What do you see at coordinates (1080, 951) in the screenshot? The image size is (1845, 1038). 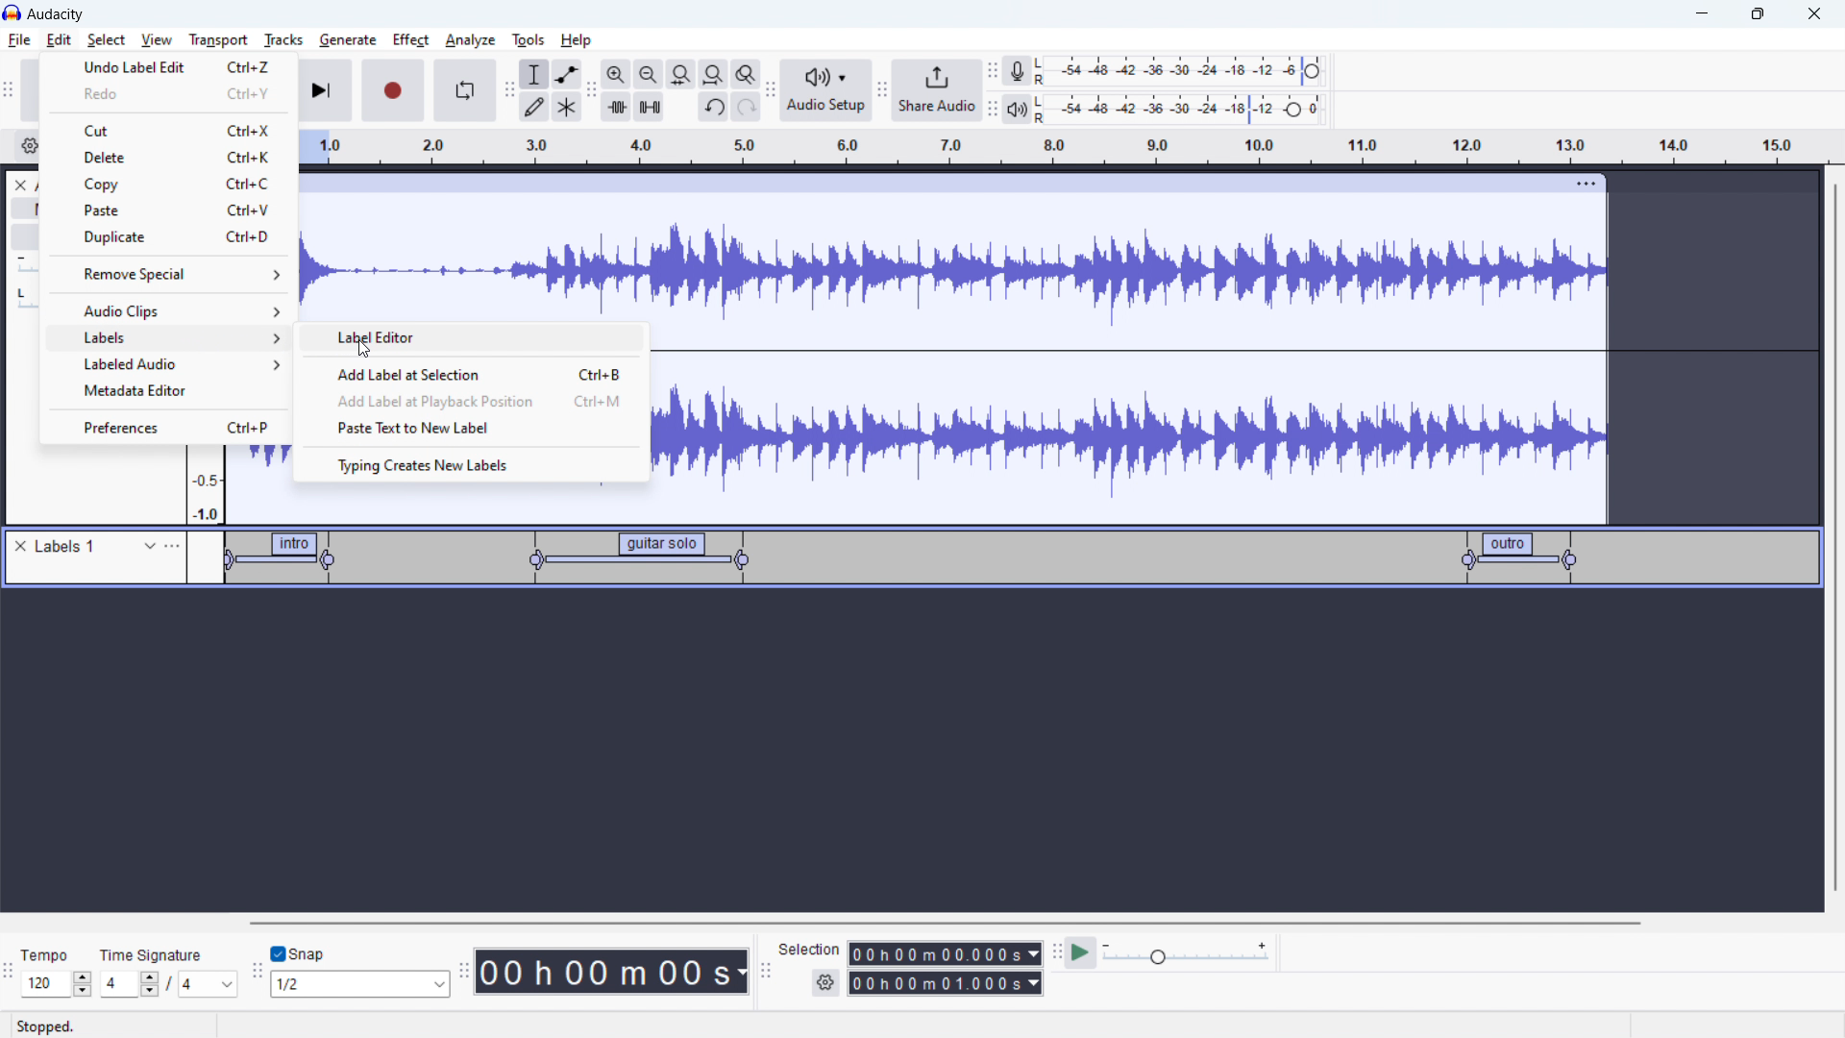 I see `play at speed` at bounding box center [1080, 951].